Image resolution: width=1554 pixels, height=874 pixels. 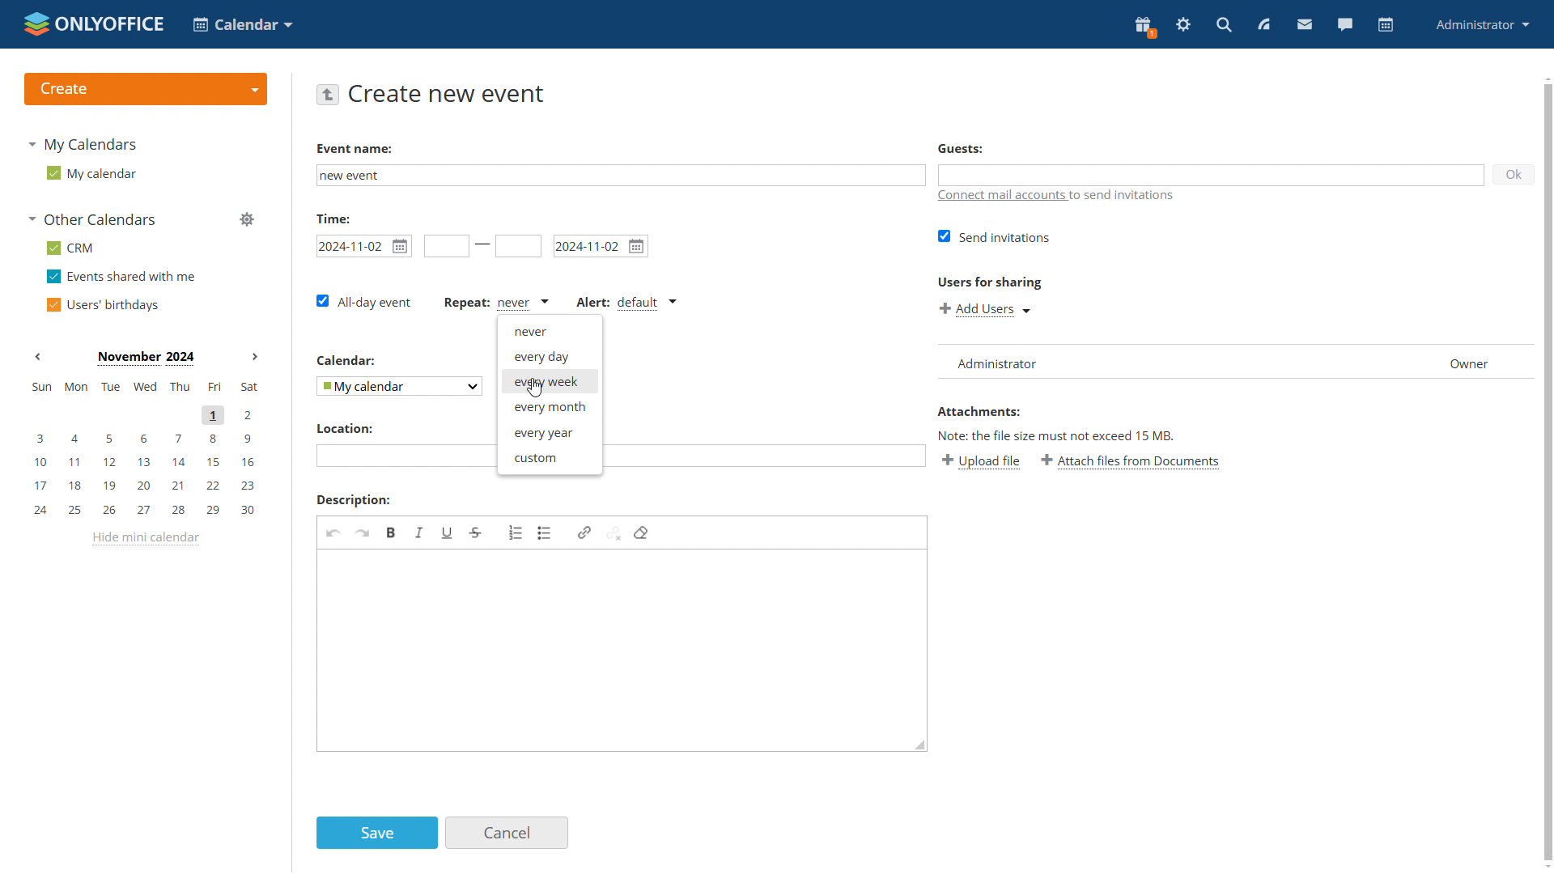 I want to click on send invitations, so click(x=991, y=237).